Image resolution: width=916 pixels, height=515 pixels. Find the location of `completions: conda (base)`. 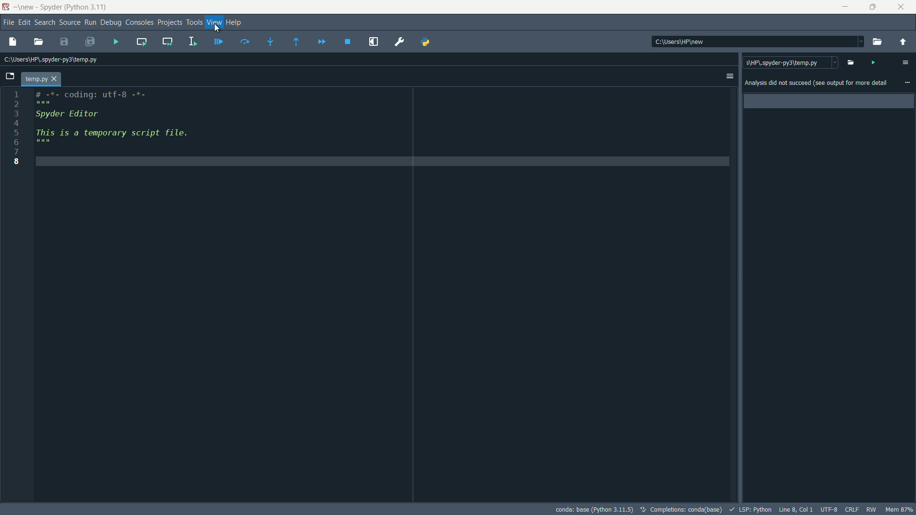

completions: conda (base) is located at coordinates (679, 509).